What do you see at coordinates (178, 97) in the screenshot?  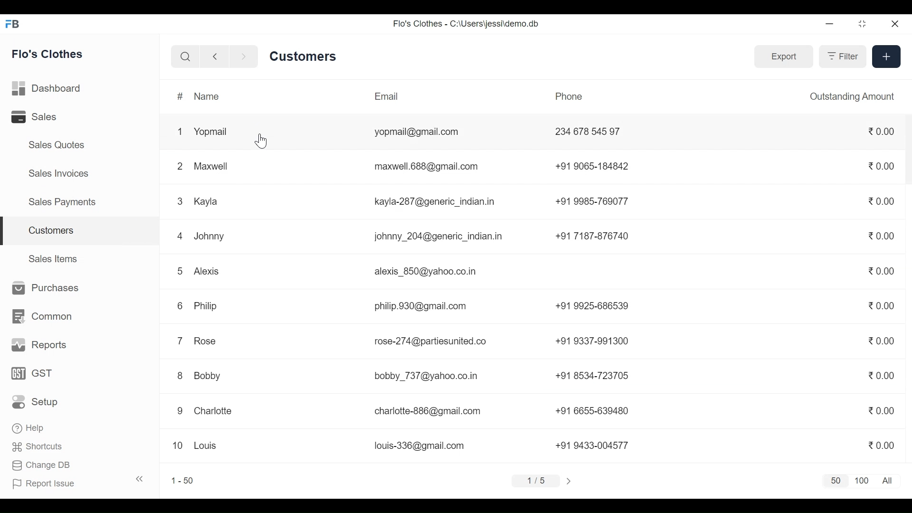 I see `#` at bounding box center [178, 97].